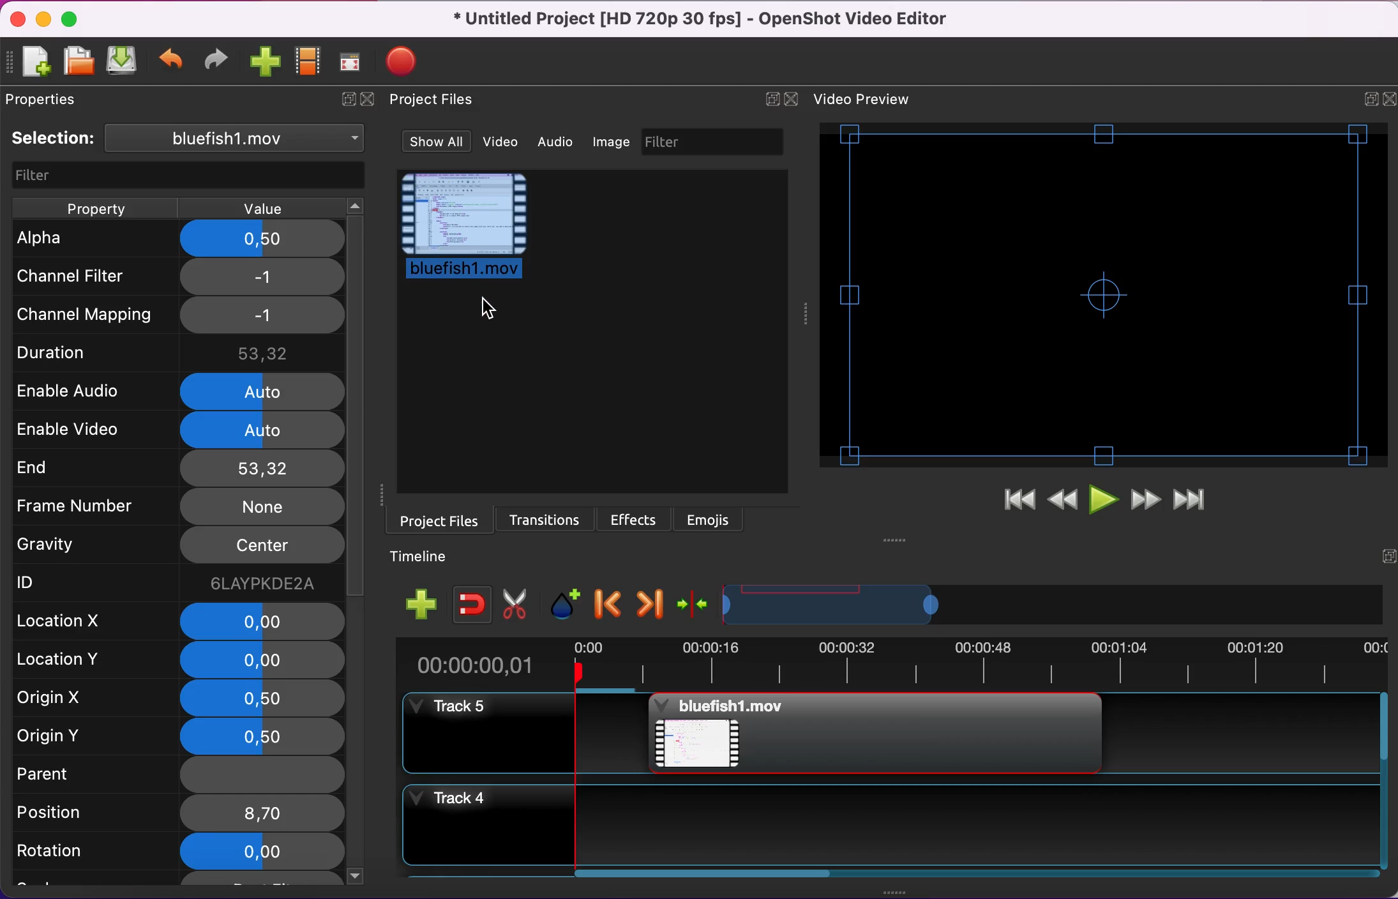 This screenshot has height=899, width=1398. What do you see at coordinates (85, 466) in the screenshot?
I see `end` at bounding box center [85, 466].